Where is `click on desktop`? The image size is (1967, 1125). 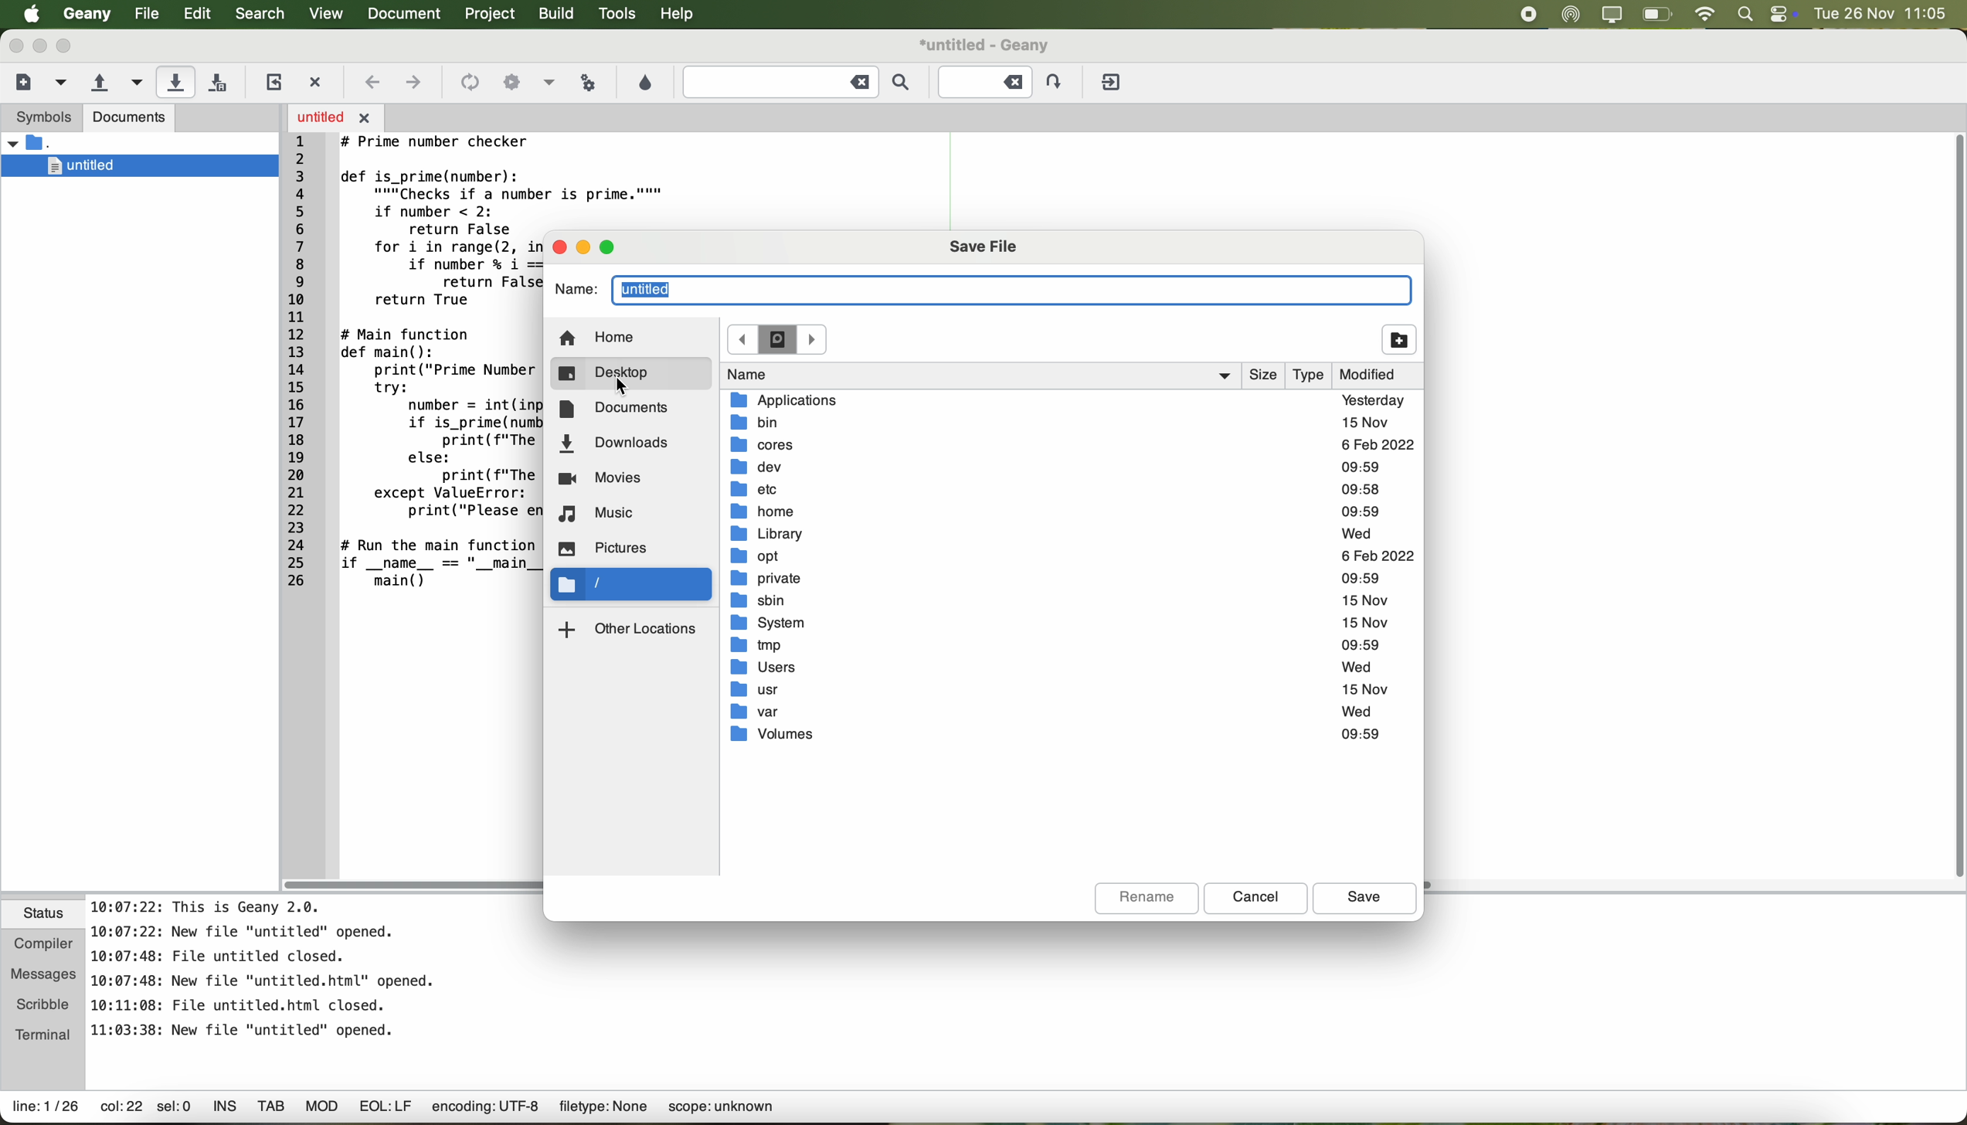 click on desktop is located at coordinates (627, 376).